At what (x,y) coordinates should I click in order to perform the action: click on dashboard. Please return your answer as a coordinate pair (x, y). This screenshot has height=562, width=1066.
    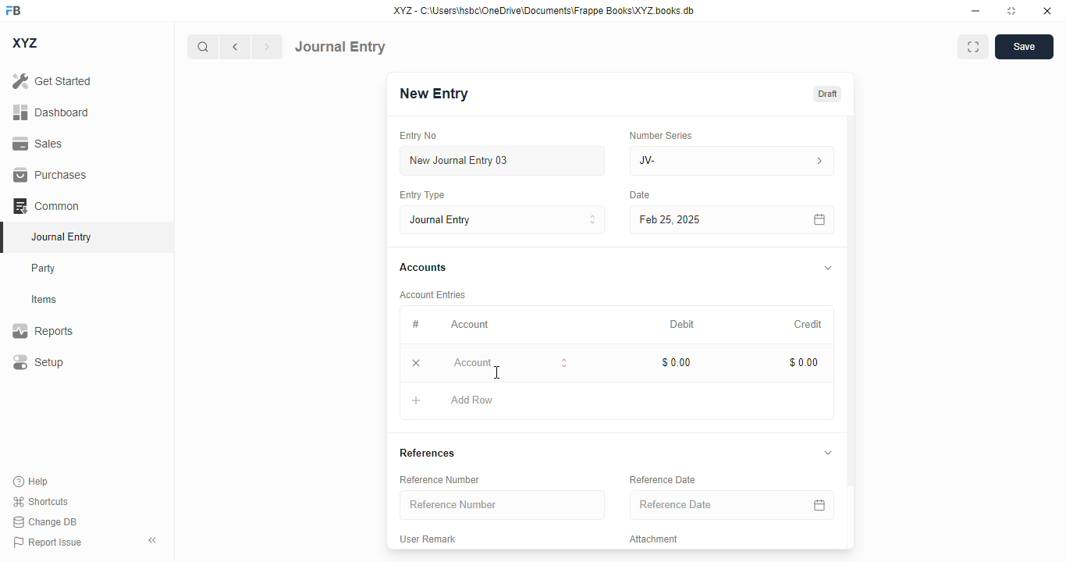
    Looking at the image, I should click on (52, 112).